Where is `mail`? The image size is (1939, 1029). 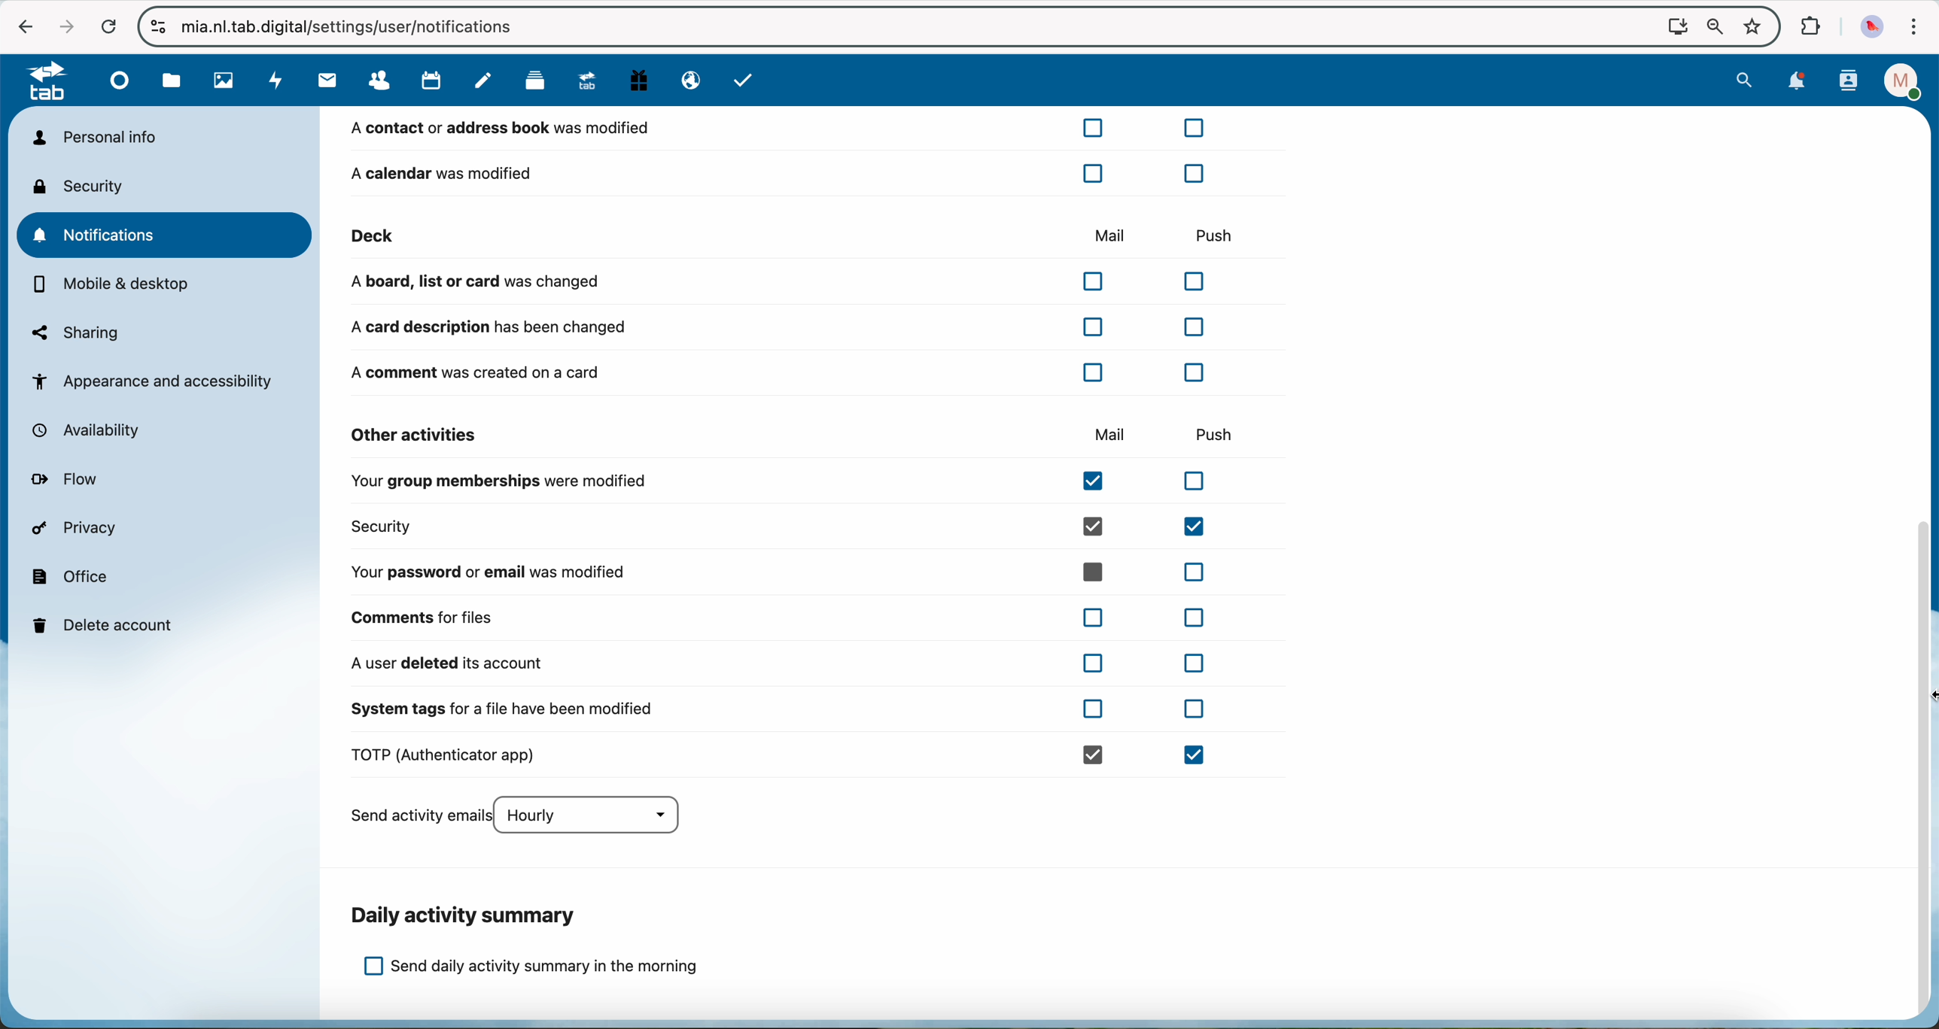
mail is located at coordinates (1106, 233).